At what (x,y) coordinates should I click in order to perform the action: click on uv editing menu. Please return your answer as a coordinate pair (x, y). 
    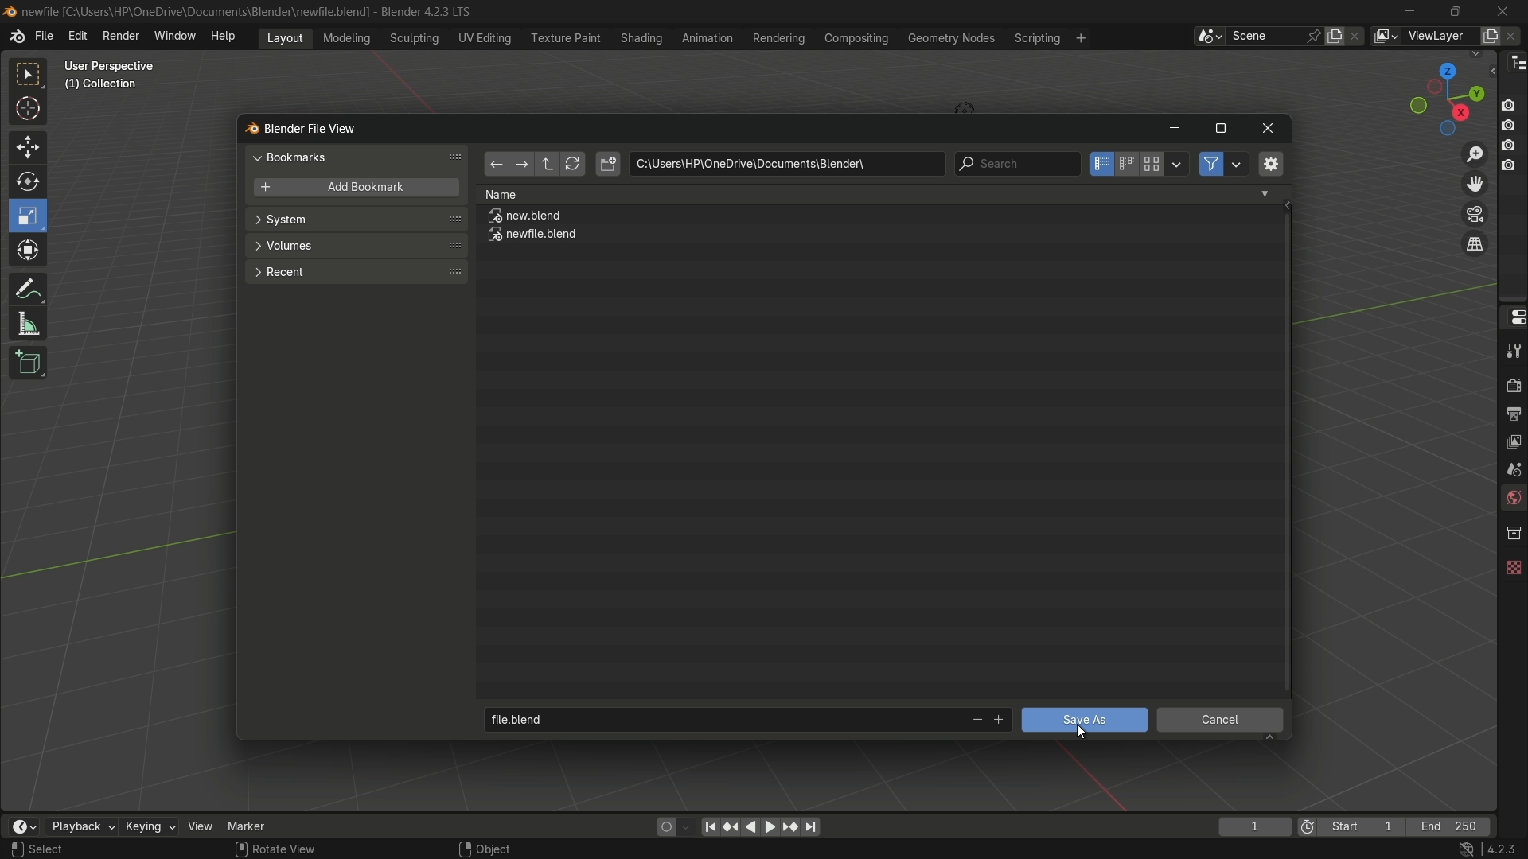
    Looking at the image, I should click on (485, 37).